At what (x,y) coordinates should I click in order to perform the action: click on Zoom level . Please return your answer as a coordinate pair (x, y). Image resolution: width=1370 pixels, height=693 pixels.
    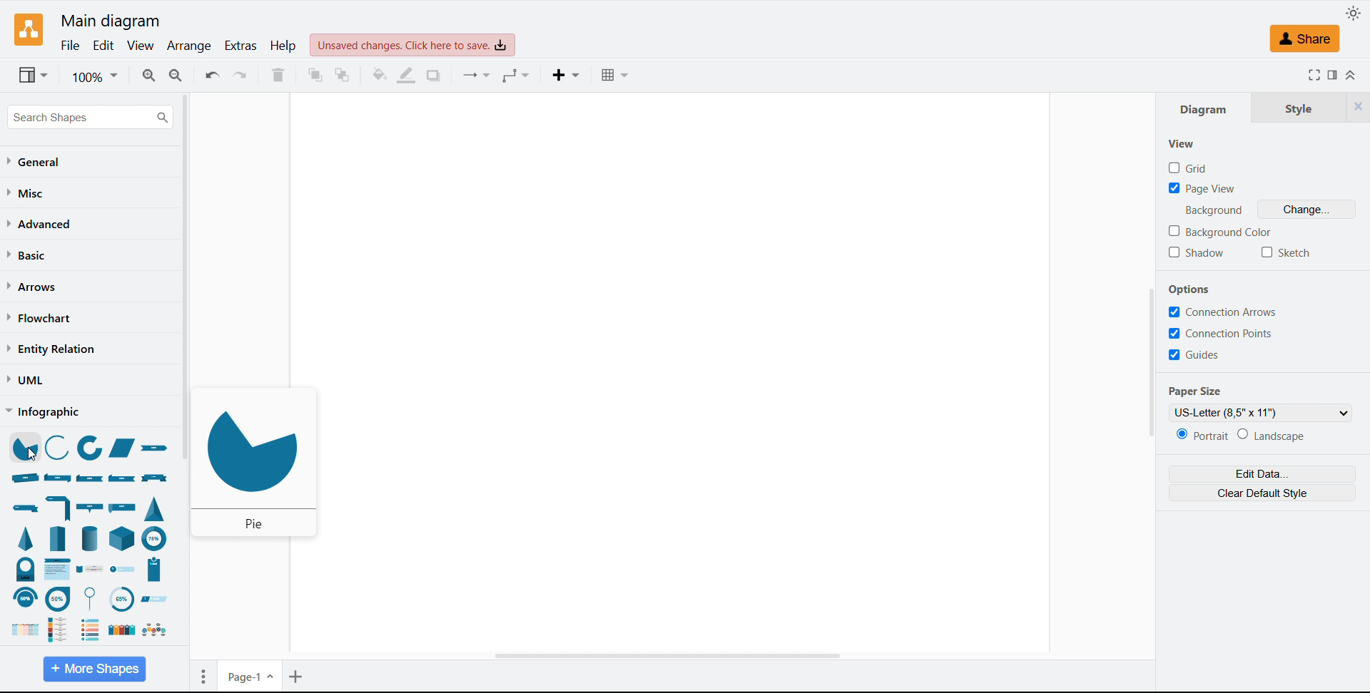
    Looking at the image, I should click on (96, 77).